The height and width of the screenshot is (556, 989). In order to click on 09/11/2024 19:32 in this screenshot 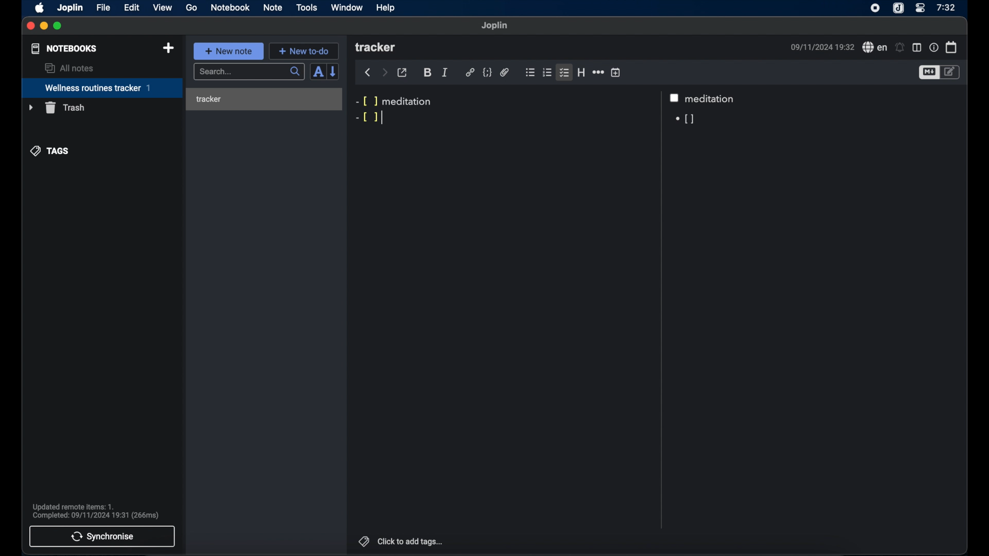, I will do `click(821, 47)`.